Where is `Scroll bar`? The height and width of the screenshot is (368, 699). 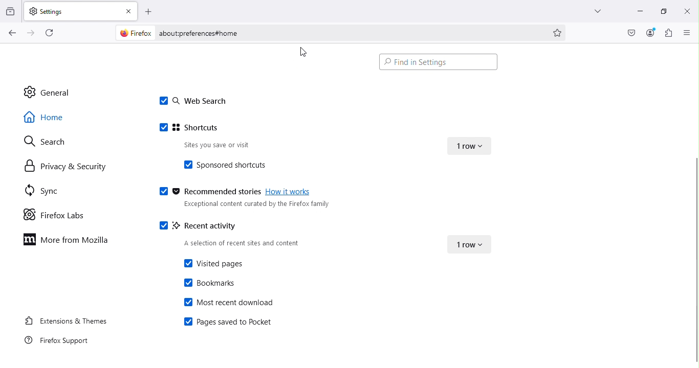
Scroll bar is located at coordinates (694, 260).